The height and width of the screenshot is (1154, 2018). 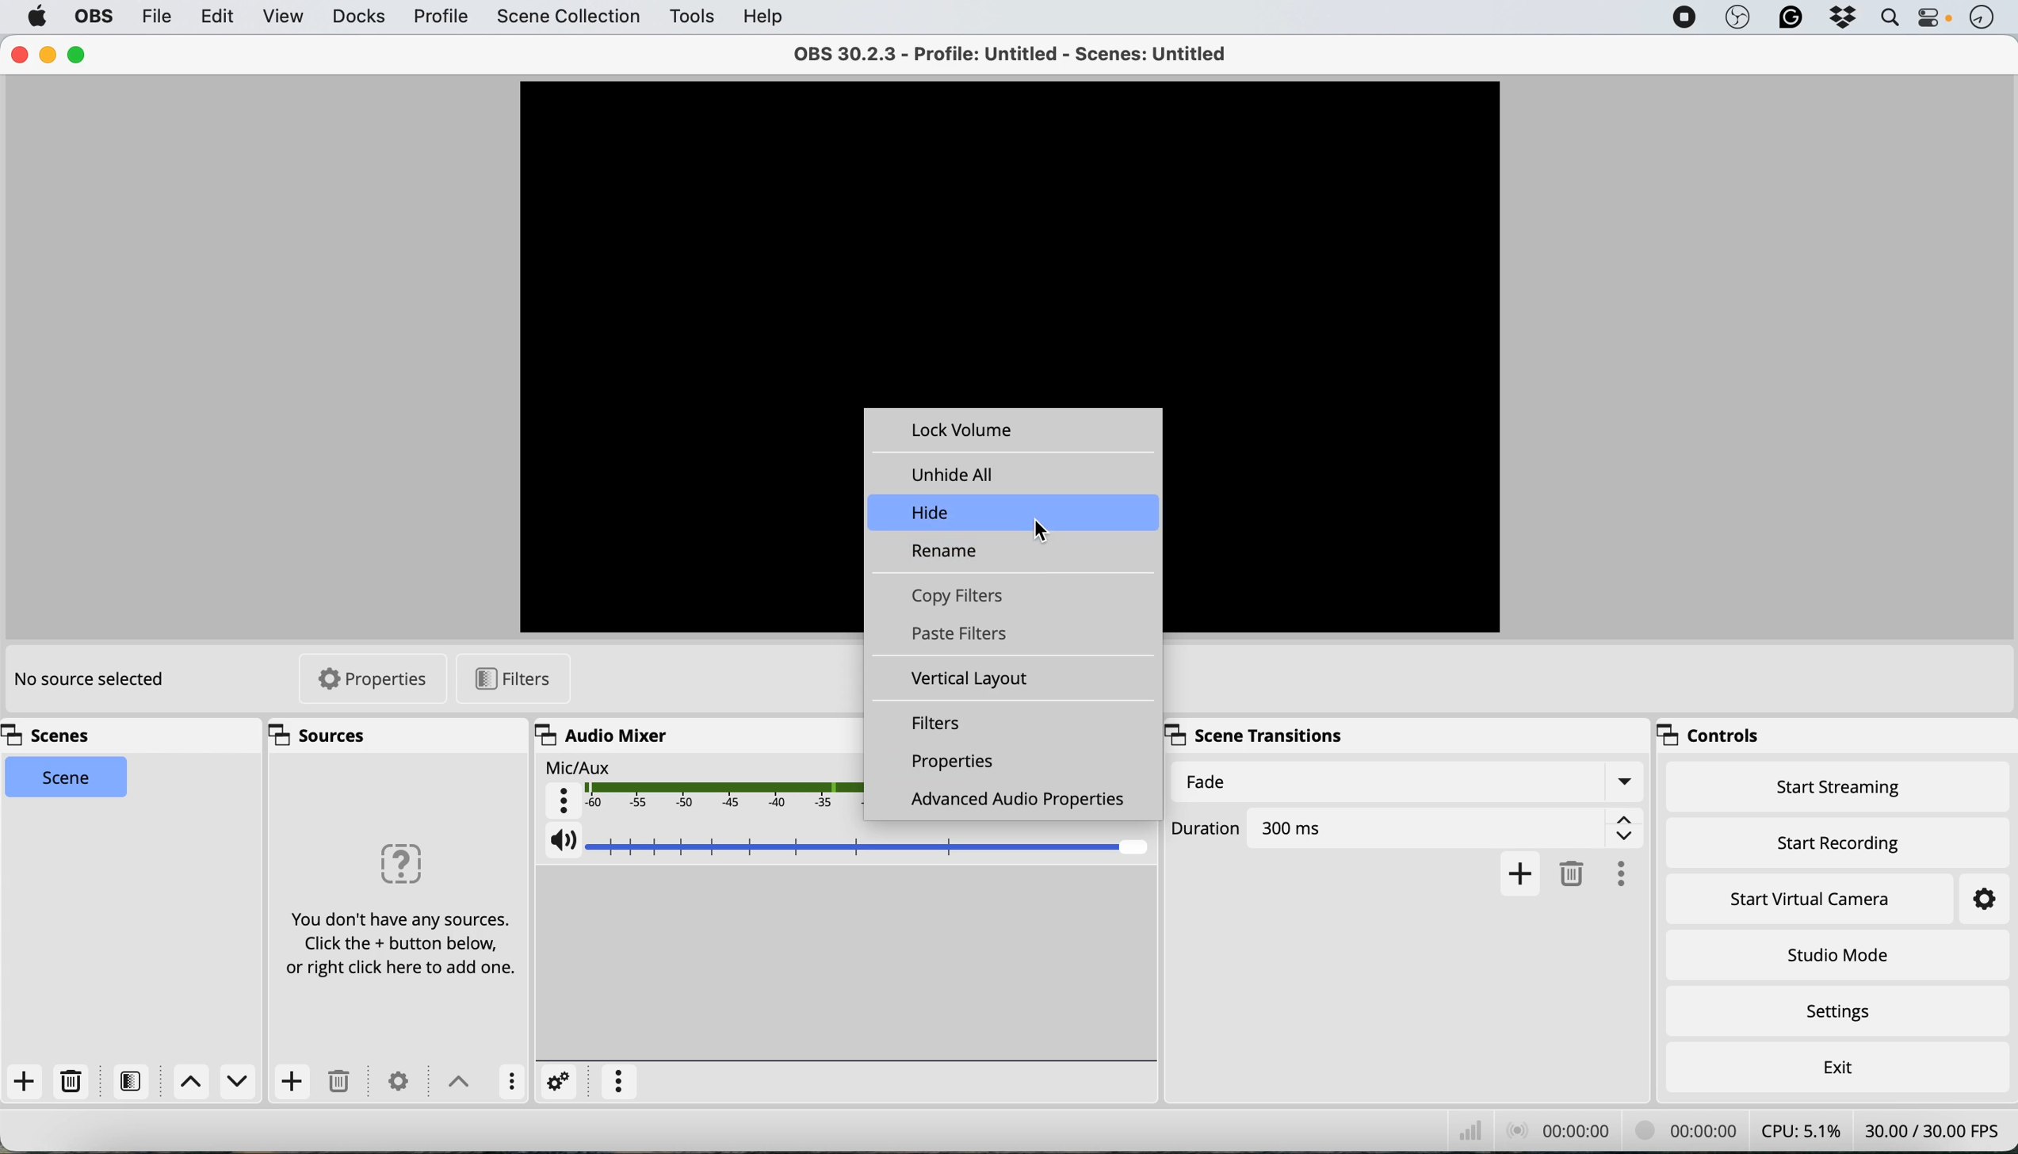 What do you see at coordinates (278, 16) in the screenshot?
I see `view` at bounding box center [278, 16].